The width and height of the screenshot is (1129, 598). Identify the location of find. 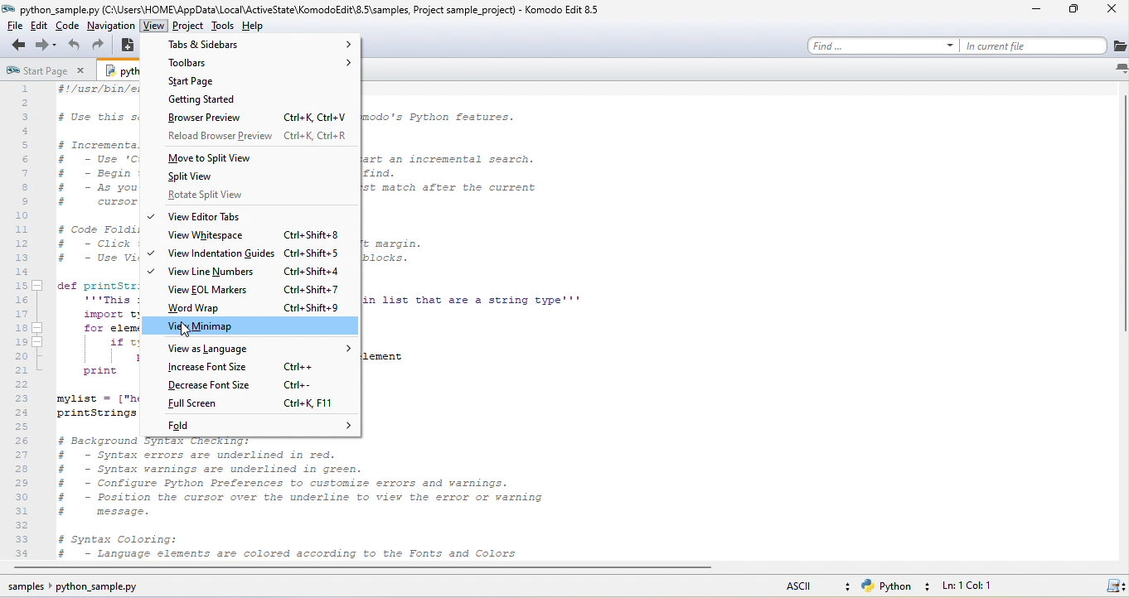
(879, 45).